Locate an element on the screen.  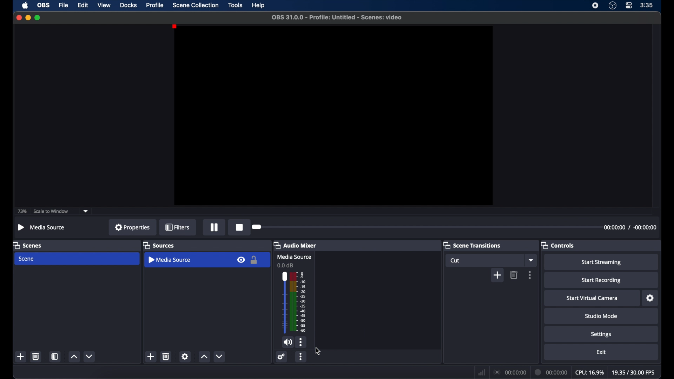
add is located at coordinates (21, 356).